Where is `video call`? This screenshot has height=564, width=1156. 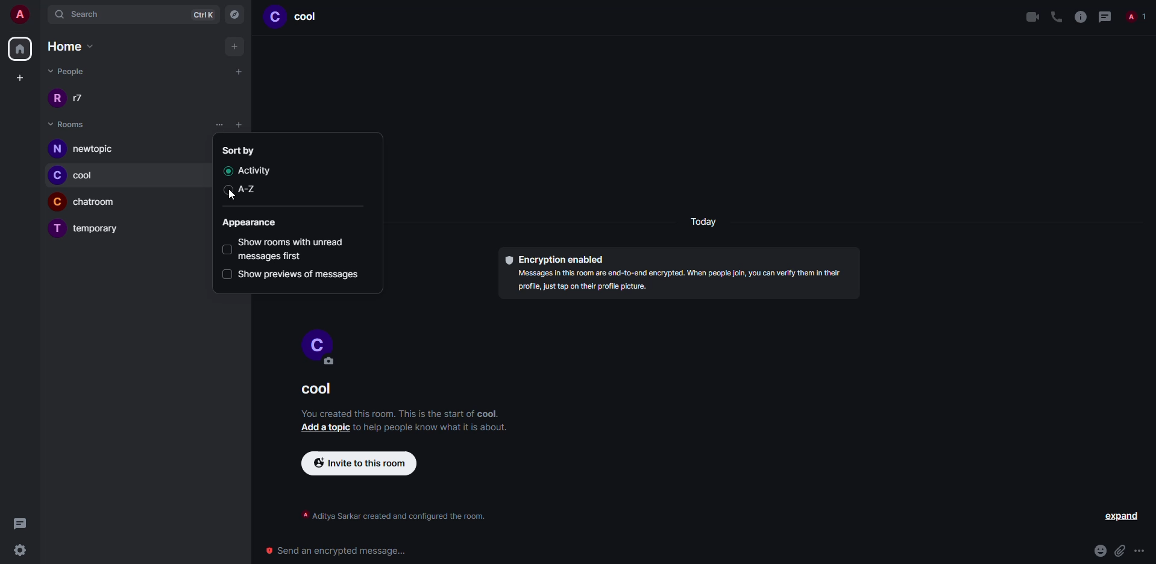
video call is located at coordinates (1029, 17).